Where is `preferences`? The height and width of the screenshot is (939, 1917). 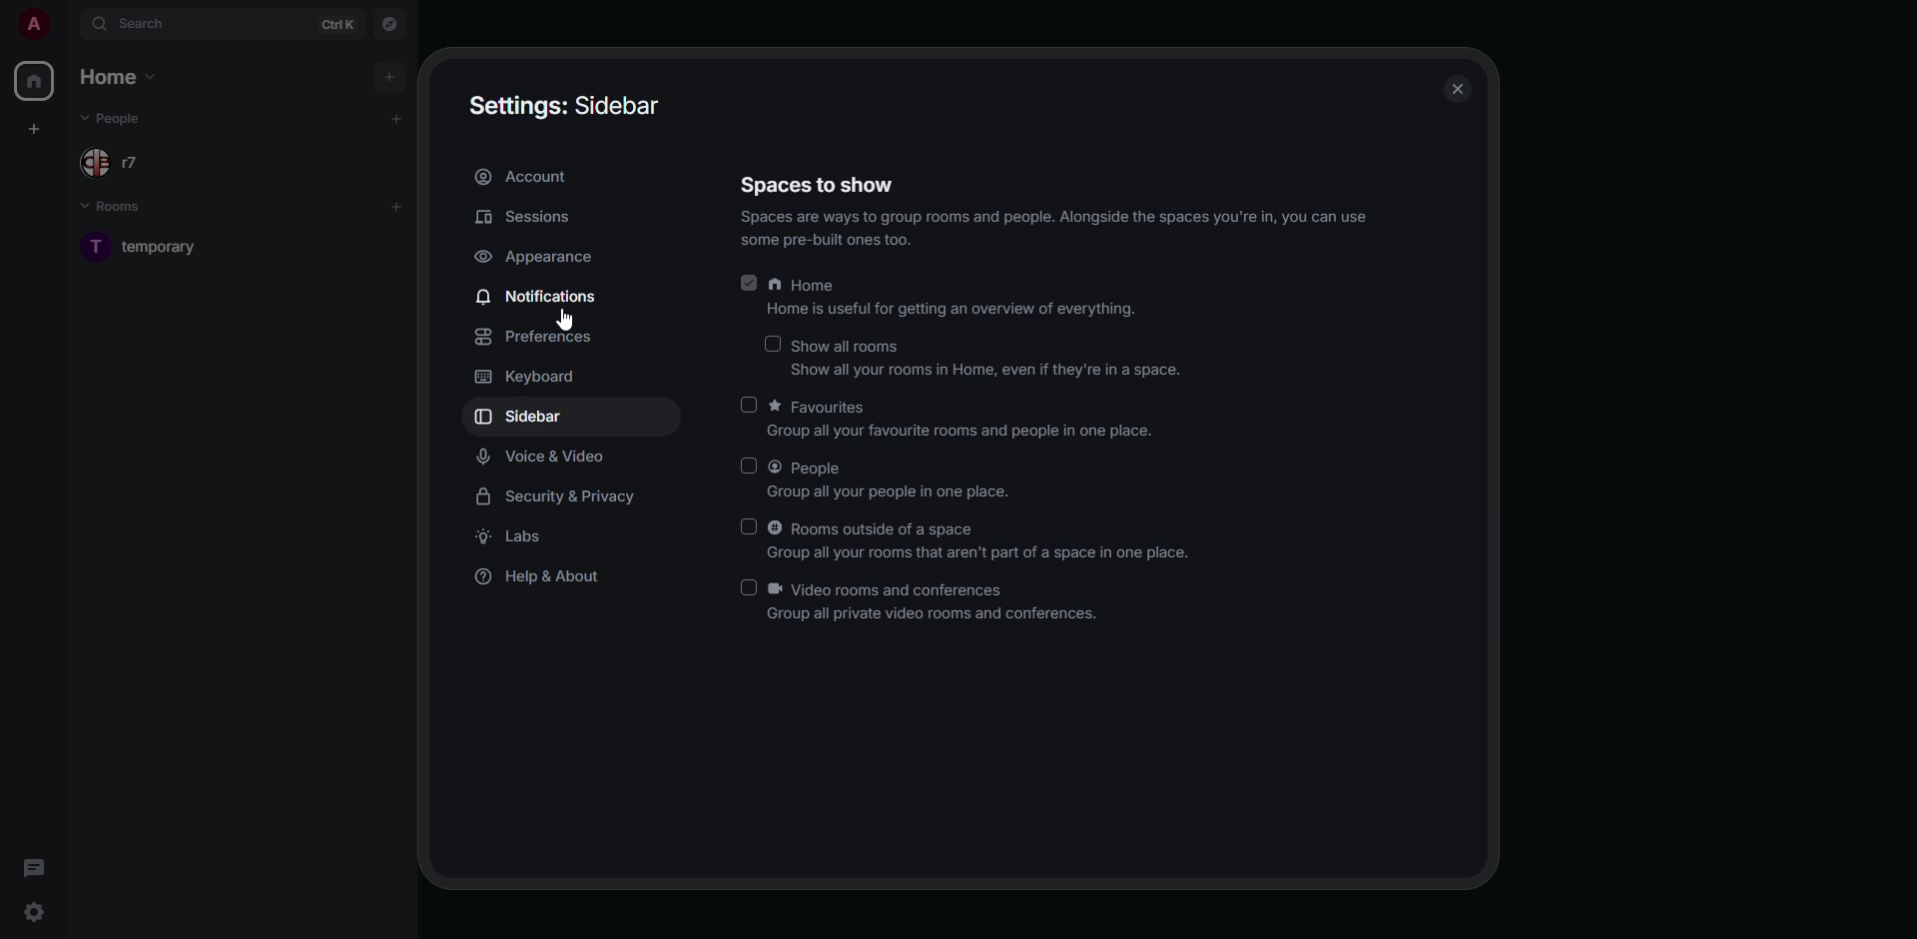
preferences is located at coordinates (539, 338).